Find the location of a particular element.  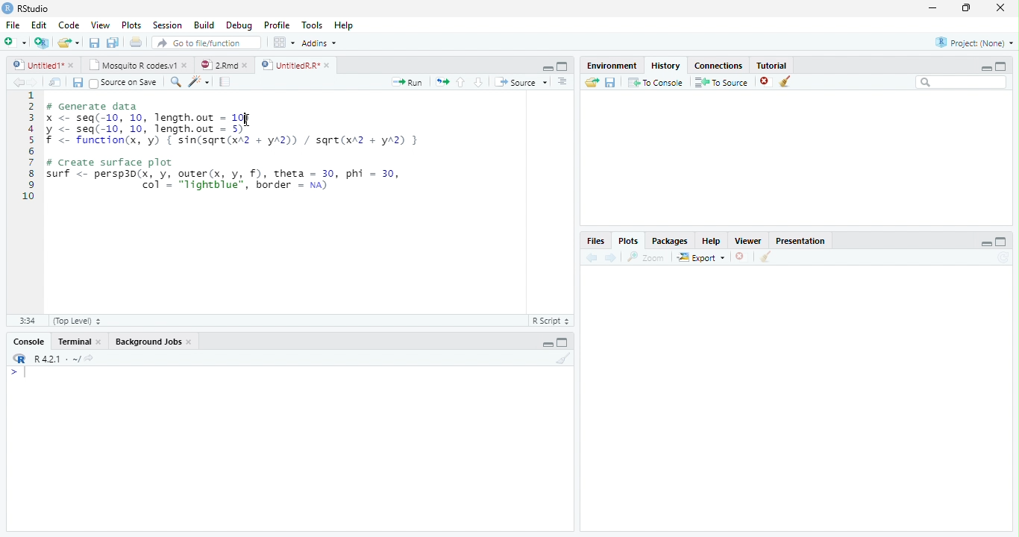

Run is located at coordinates (406, 82).